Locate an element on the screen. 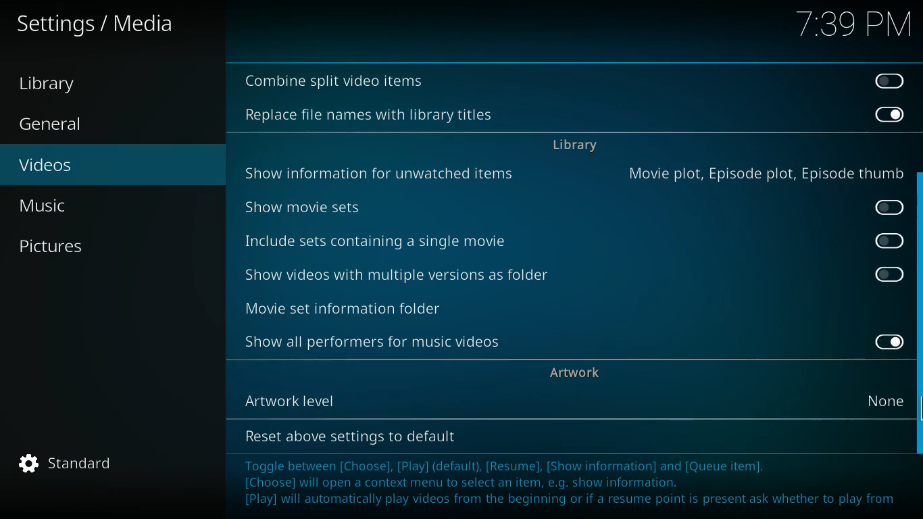  videos is located at coordinates (101, 166).